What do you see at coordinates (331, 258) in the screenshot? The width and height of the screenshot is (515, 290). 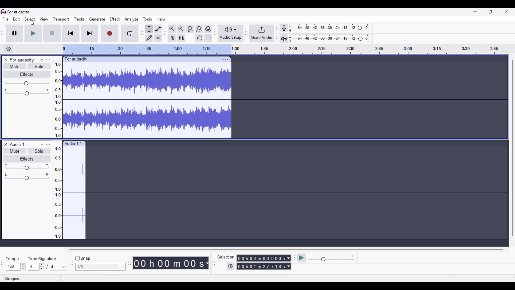 I see `Playback speed settings` at bounding box center [331, 258].